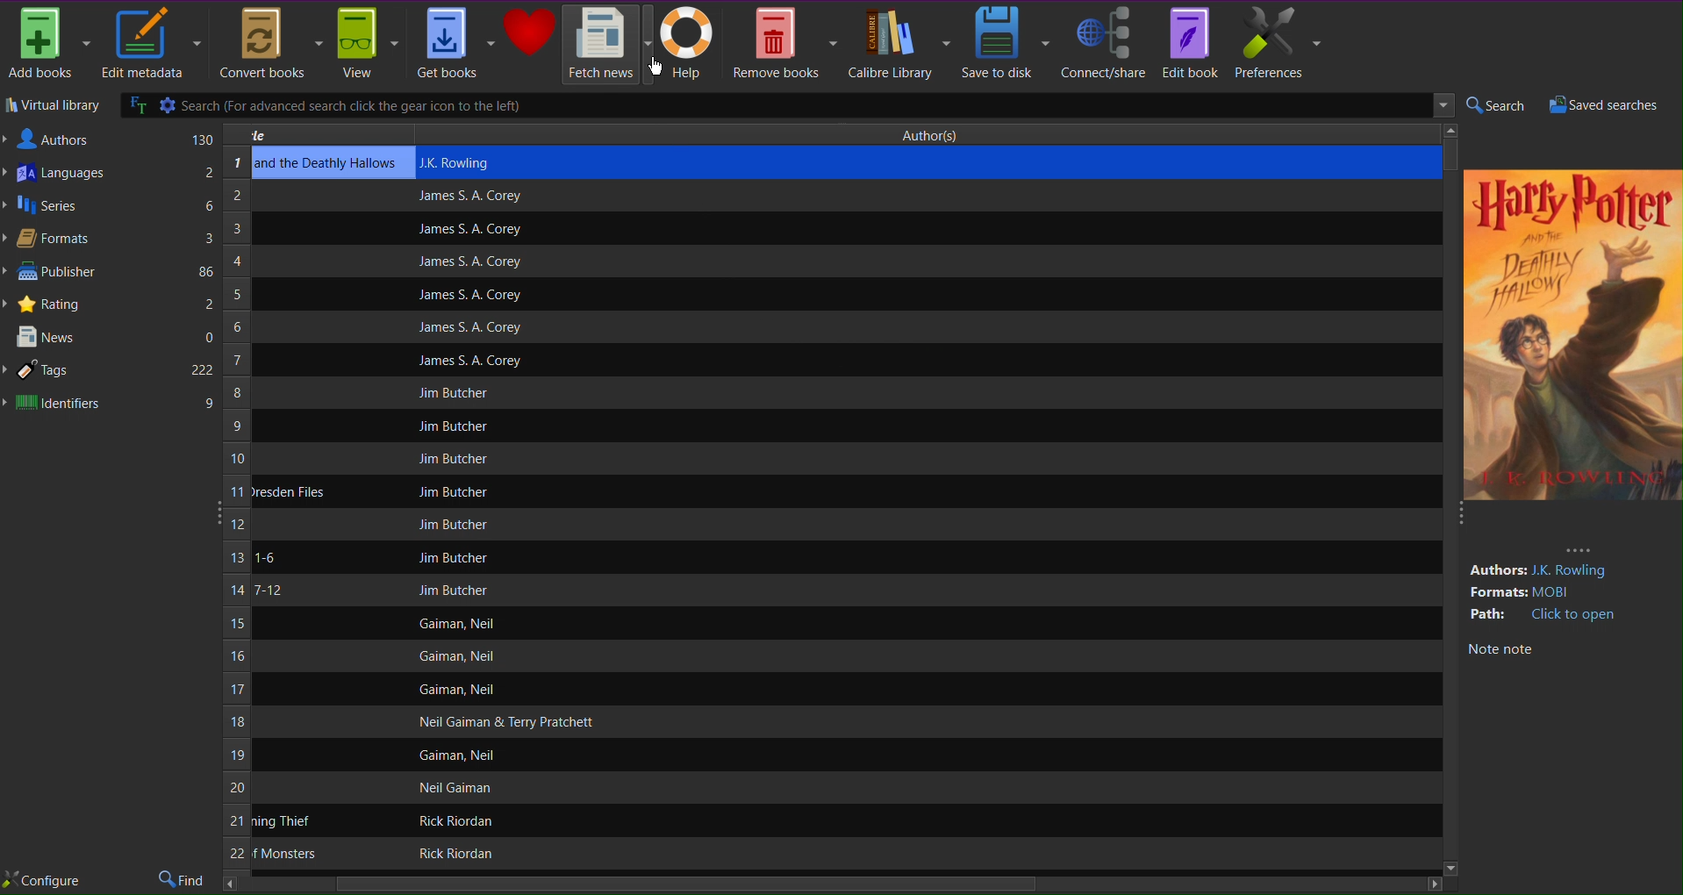 This screenshot has width=1683, height=895. What do you see at coordinates (111, 138) in the screenshot?
I see `Authors` at bounding box center [111, 138].